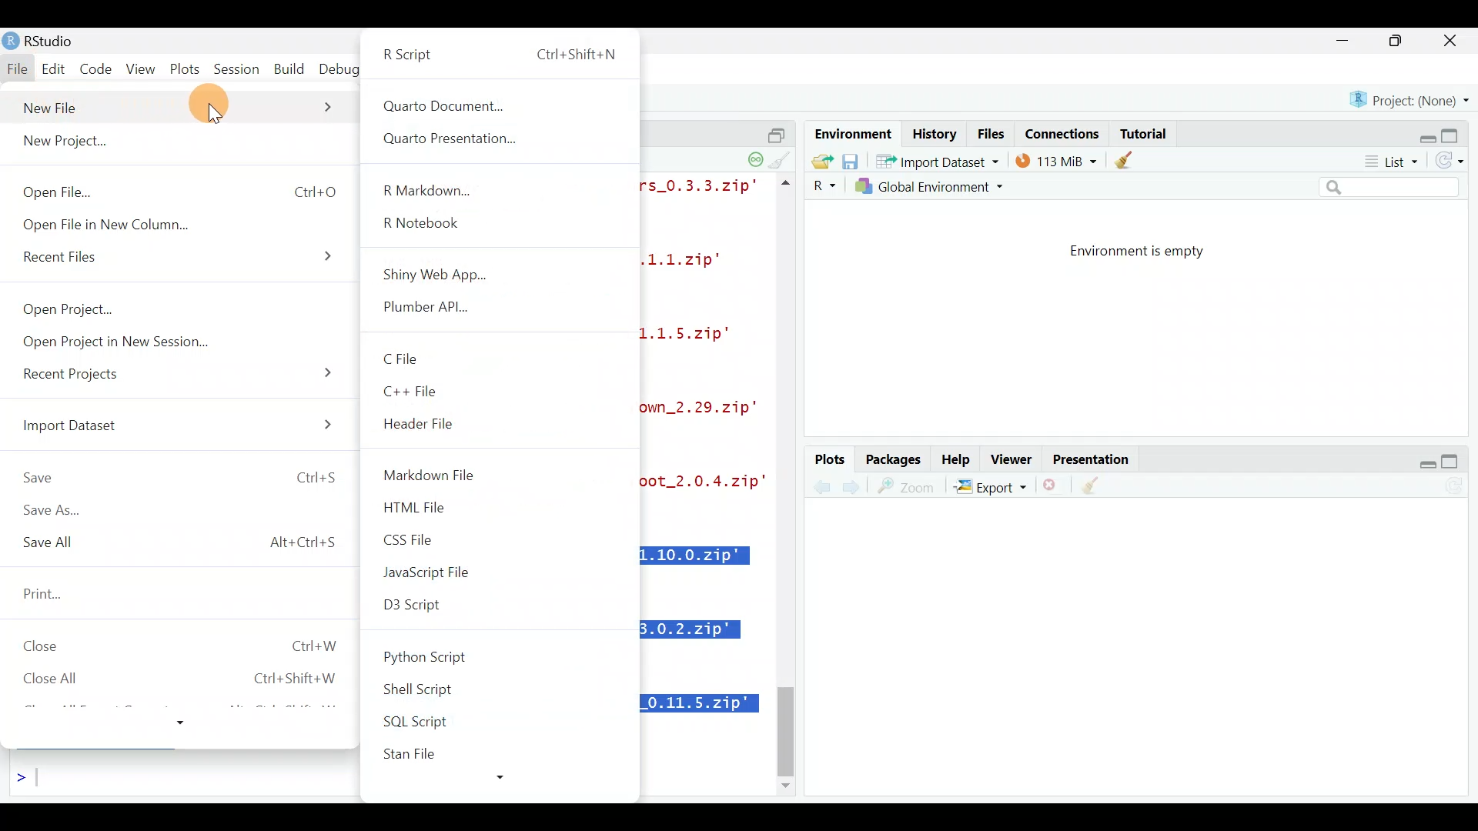 This screenshot has height=831, width=1478. Describe the element at coordinates (63, 596) in the screenshot. I see `Print...` at that location.